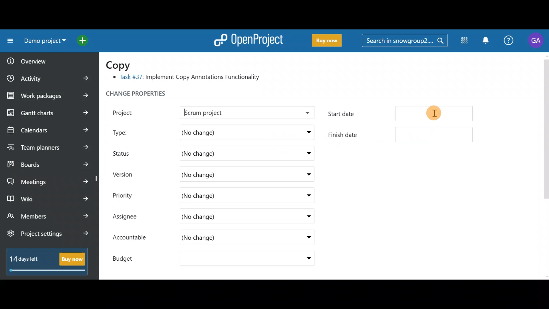 Image resolution: width=549 pixels, height=309 pixels. I want to click on Meetings, so click(48, 180).